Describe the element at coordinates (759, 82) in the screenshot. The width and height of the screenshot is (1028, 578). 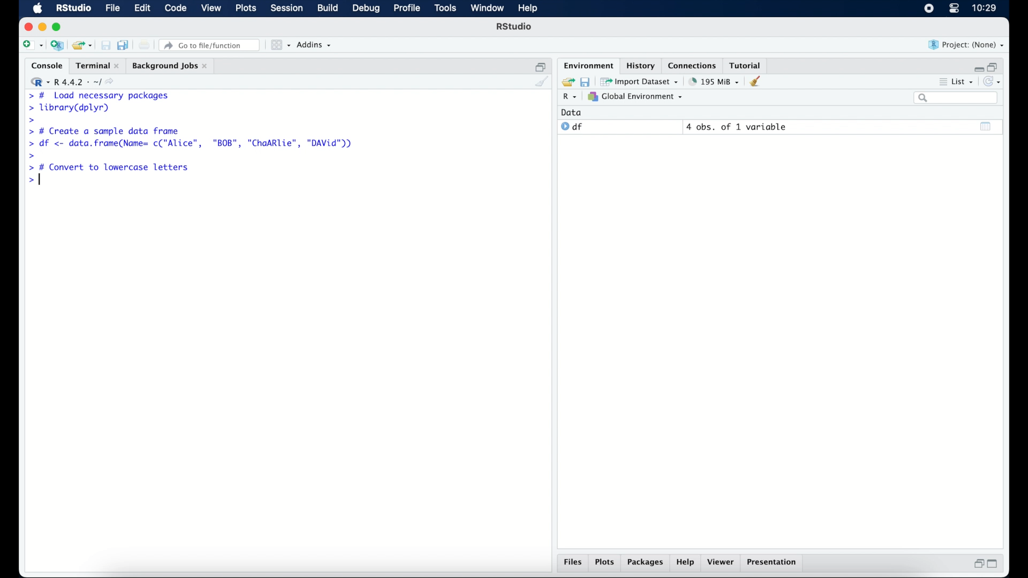
I see `clear workspace` at that location.